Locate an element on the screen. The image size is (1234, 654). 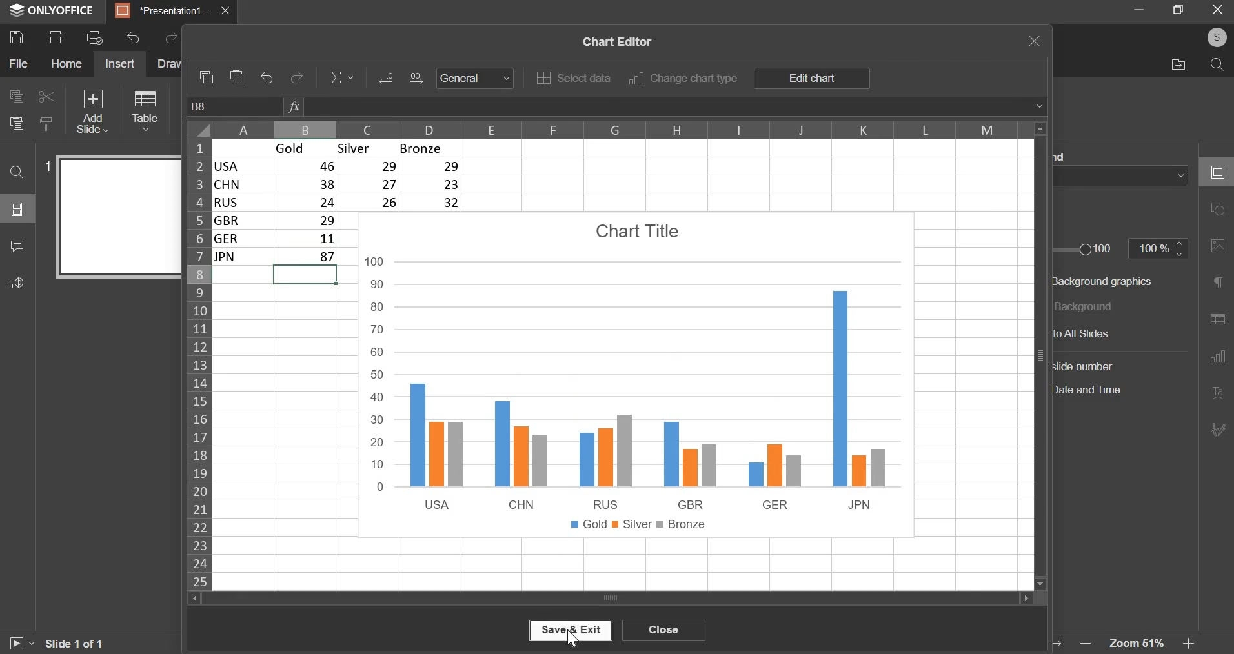
image settings is located at coordinates (1217, 248).